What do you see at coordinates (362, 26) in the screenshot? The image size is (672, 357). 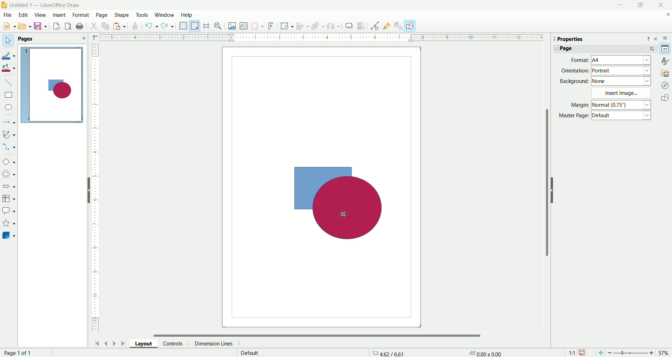 I see `crop image` at bounding box center [362, 26].